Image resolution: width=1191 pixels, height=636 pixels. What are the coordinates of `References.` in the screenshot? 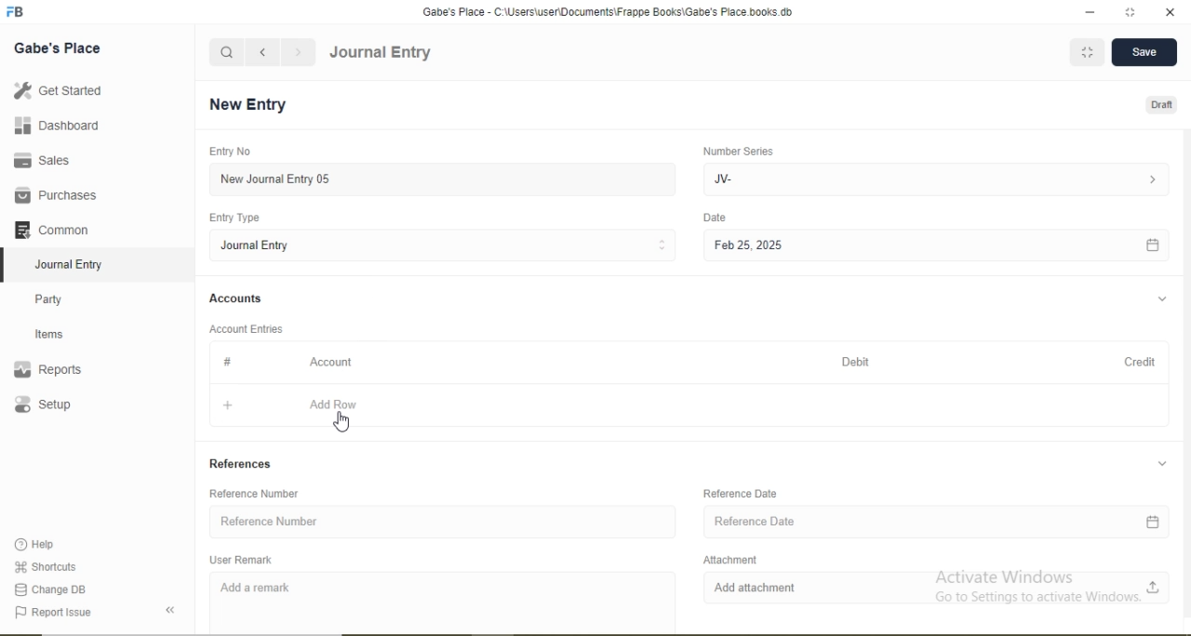 It's located at (241, 465).